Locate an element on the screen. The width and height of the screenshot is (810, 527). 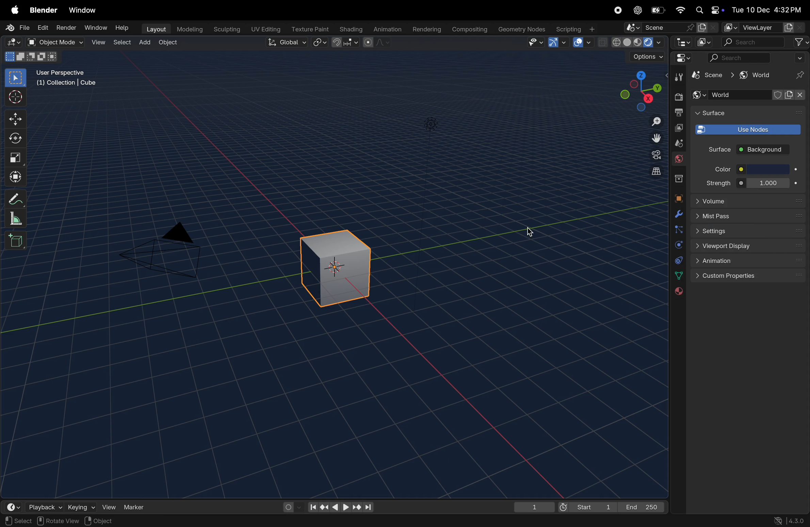
select is located at coordinates (120, 43).